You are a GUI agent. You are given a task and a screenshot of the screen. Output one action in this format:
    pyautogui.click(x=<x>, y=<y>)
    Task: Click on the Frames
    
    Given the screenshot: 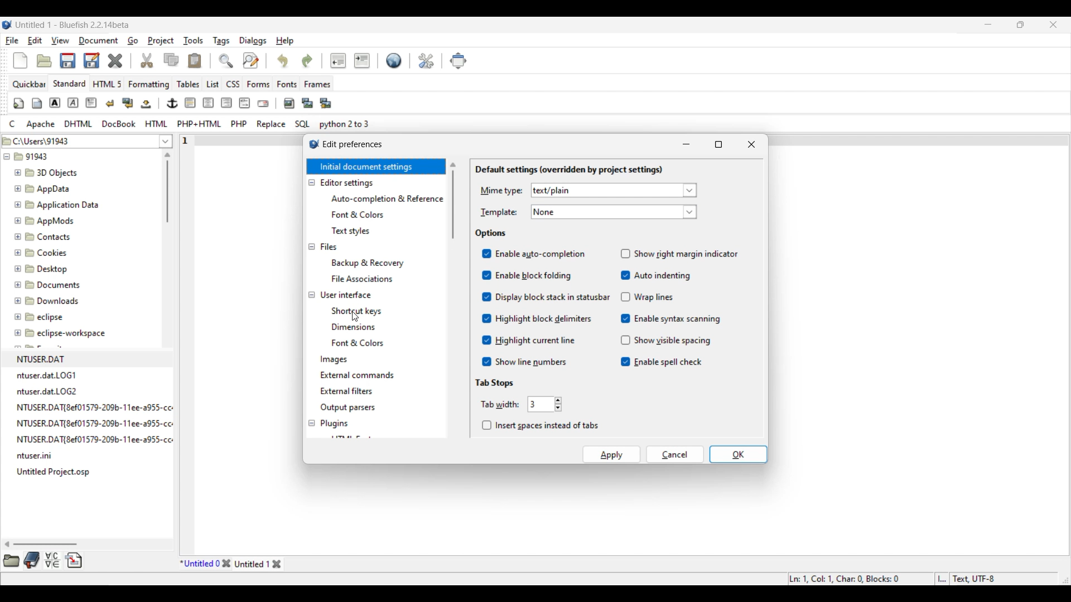 What is the action you would take?
    pyautogui.click(x=318, y=84)
    